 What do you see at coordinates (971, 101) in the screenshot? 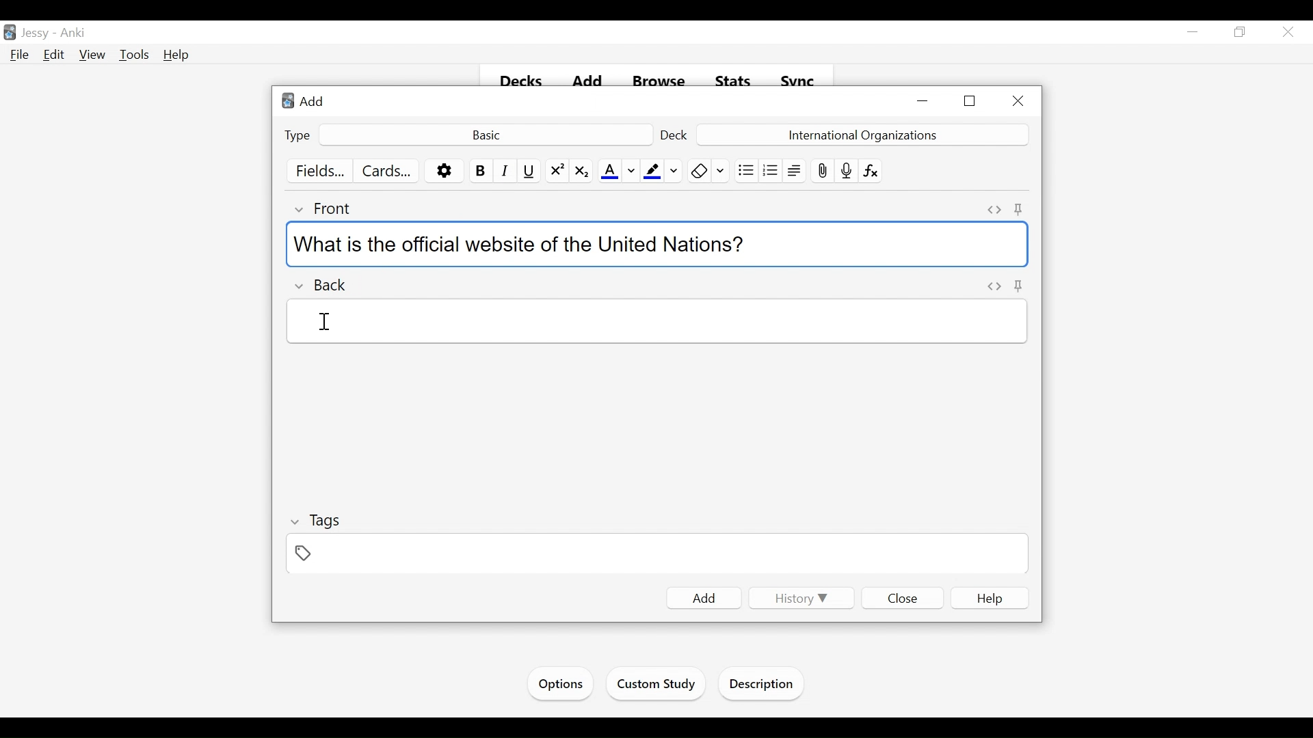
I see `Restore` at bounding box center [971, 101].